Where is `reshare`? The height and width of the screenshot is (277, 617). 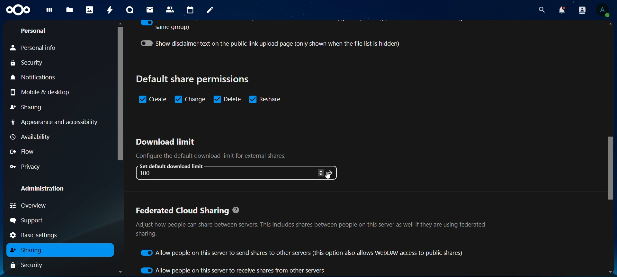 reshare is located at coordinates (268, 99).